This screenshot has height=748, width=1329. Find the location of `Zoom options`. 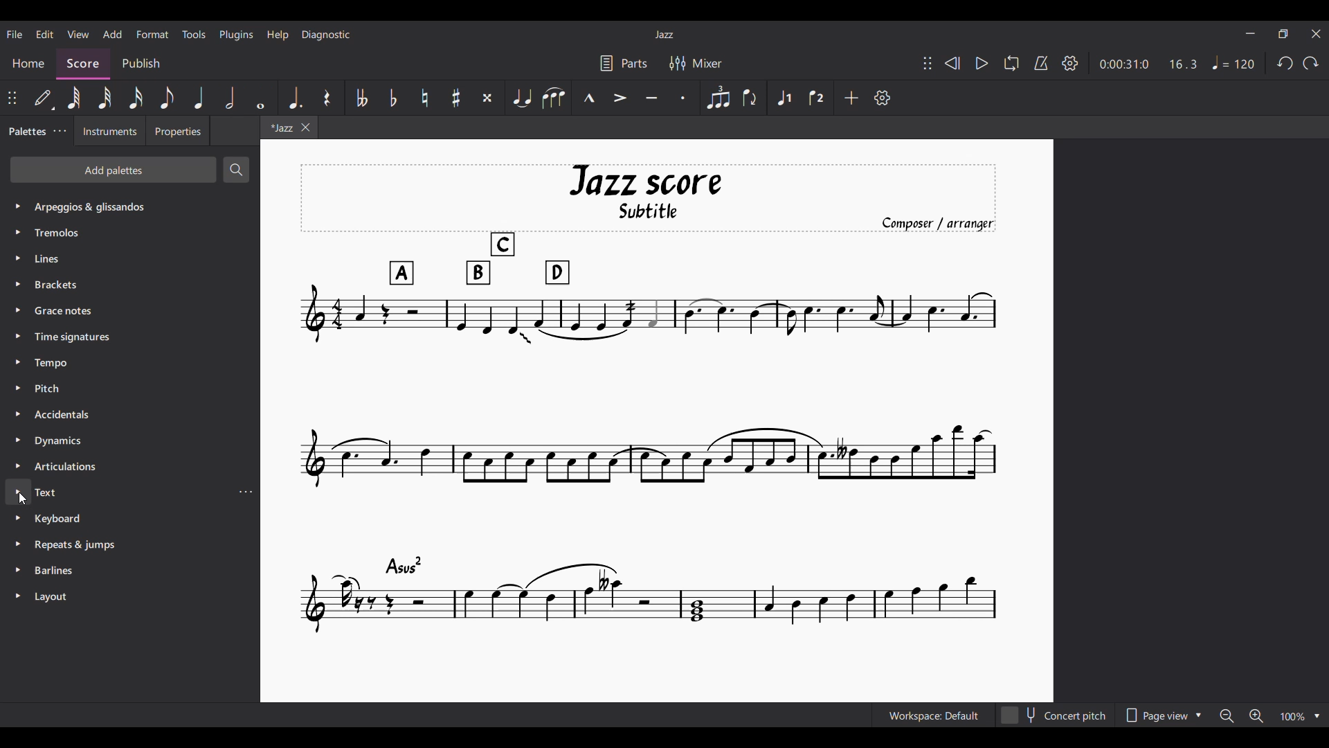

Zoom options is located at coordinates (1269, 715).